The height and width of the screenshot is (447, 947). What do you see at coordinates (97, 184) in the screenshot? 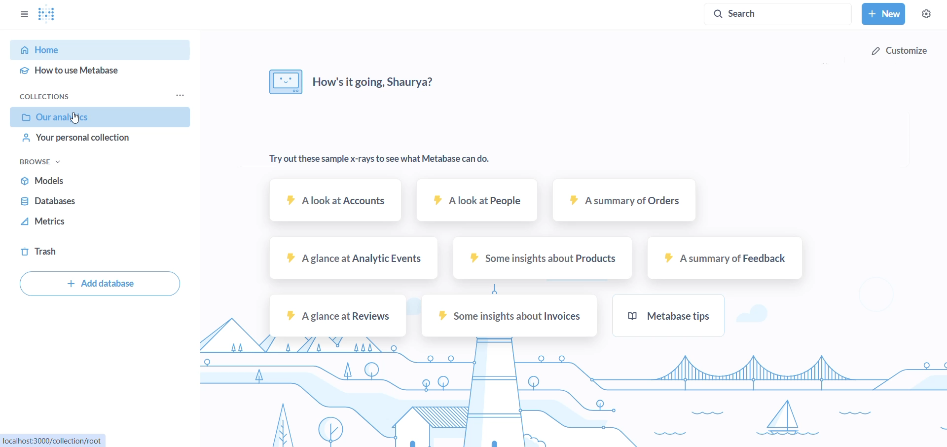
I see `models` at bounding box center [97, 184].